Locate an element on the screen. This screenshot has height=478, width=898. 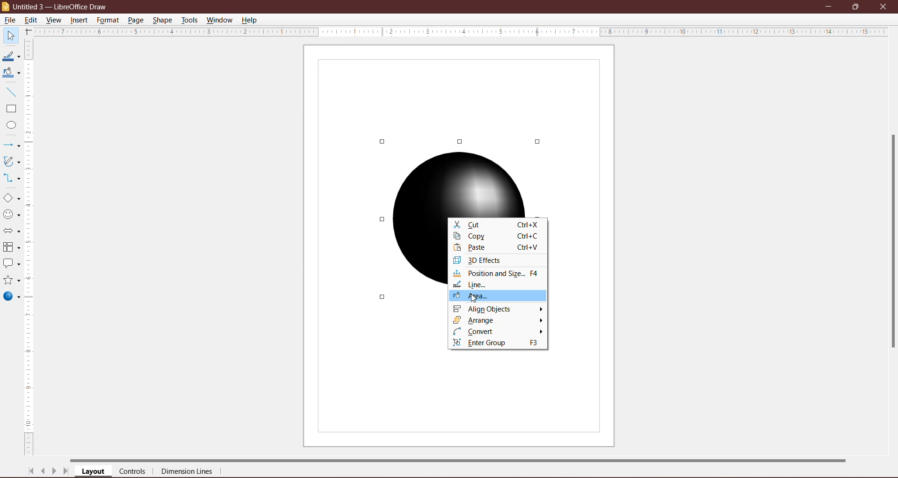
Connectors is located at coordinates (11, 179).